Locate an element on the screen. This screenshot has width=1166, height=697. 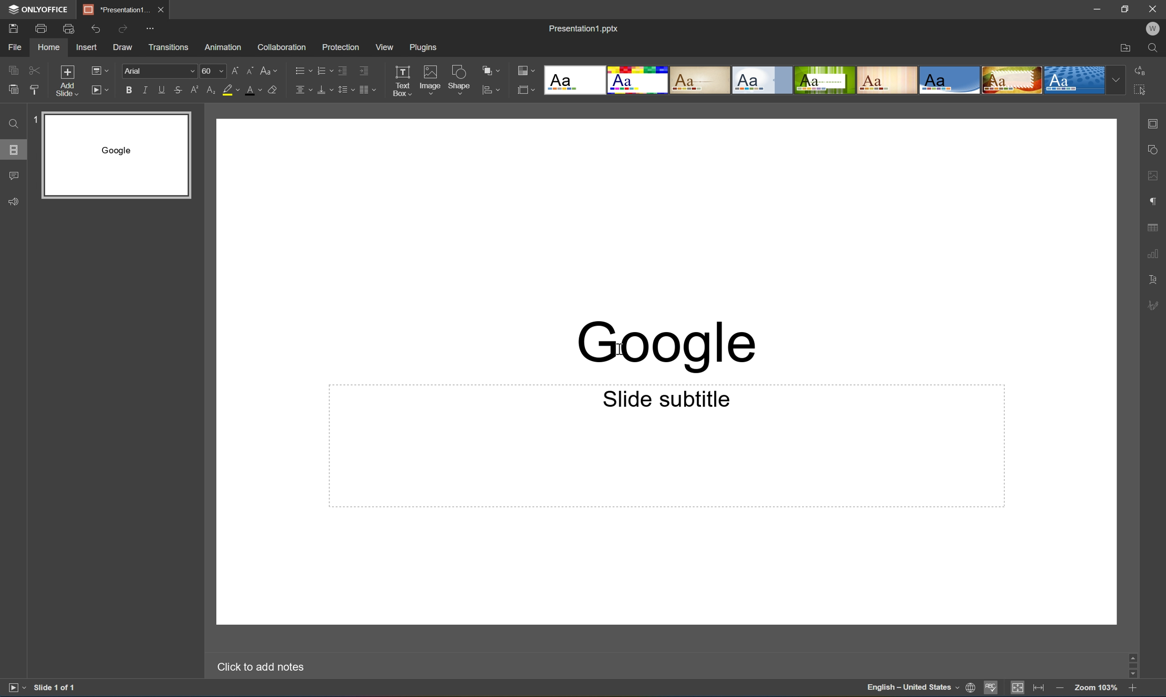
Line spacing is located at coordinates (345, 89).